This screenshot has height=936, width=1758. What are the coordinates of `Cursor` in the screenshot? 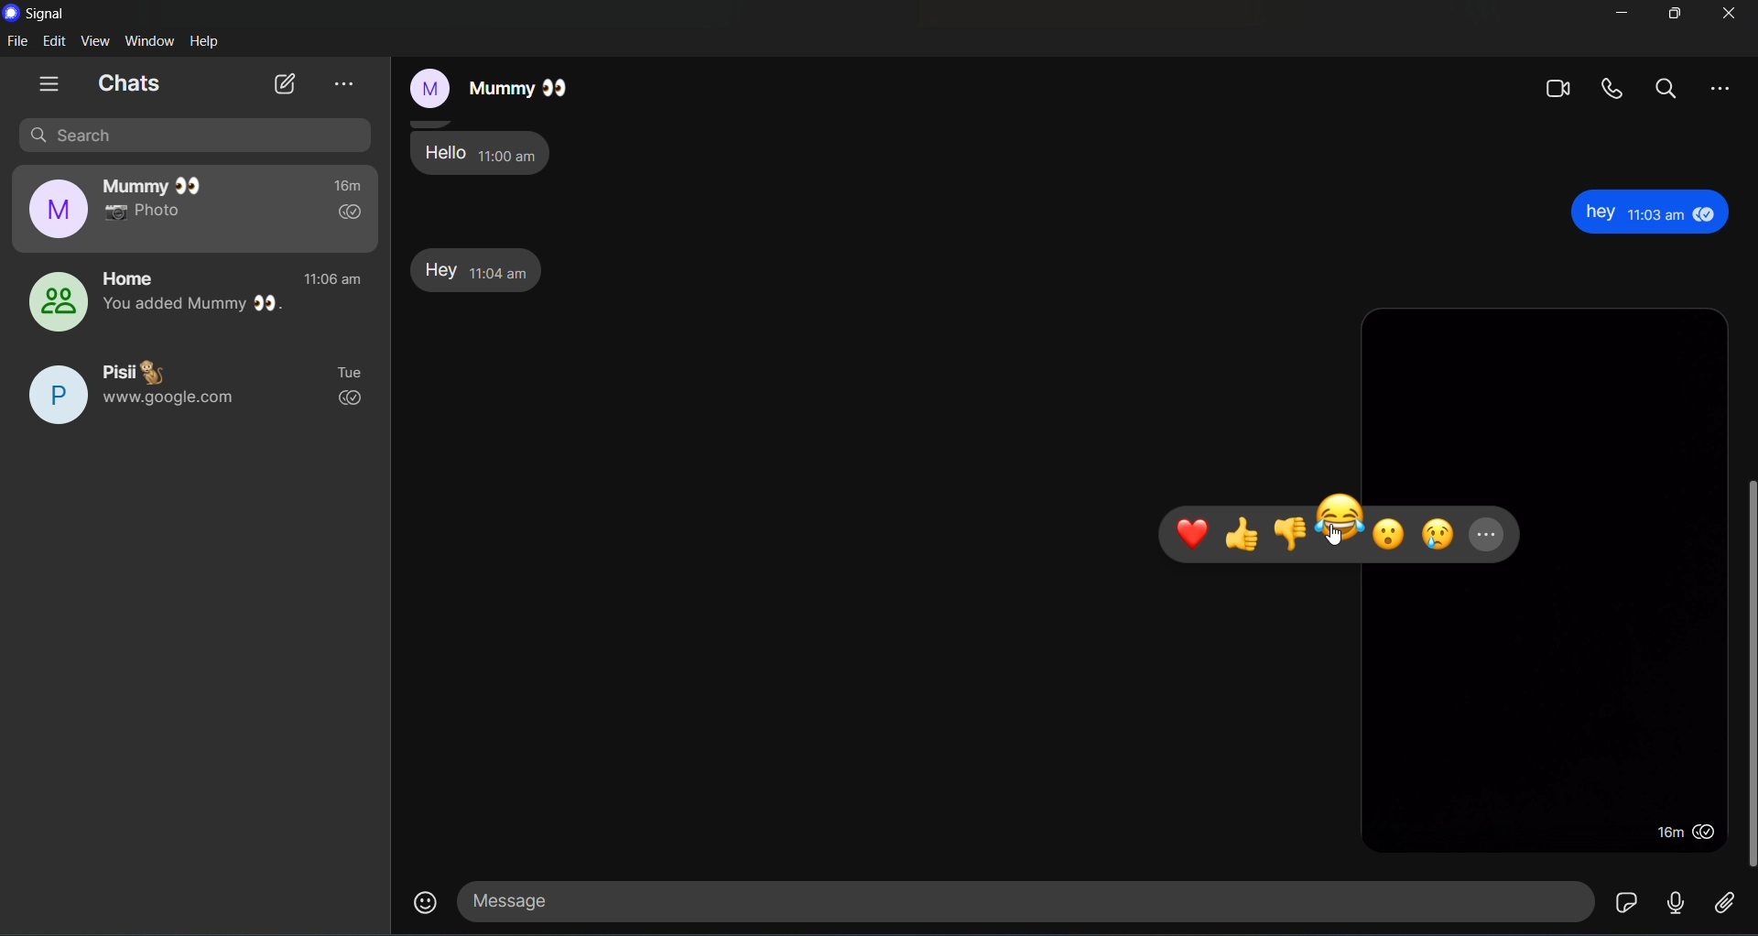 It's located at (1336, 537).